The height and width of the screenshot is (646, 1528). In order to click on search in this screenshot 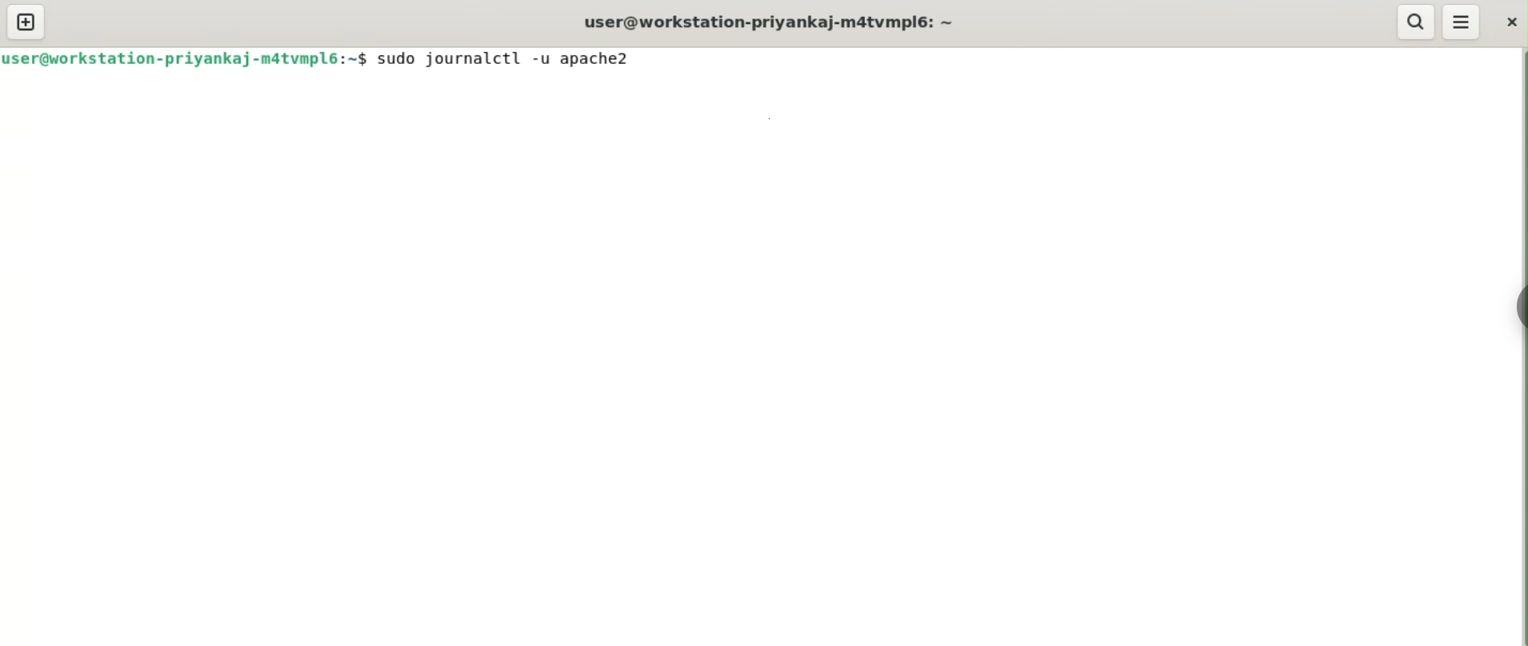, I will do `click(1416, 22)`.